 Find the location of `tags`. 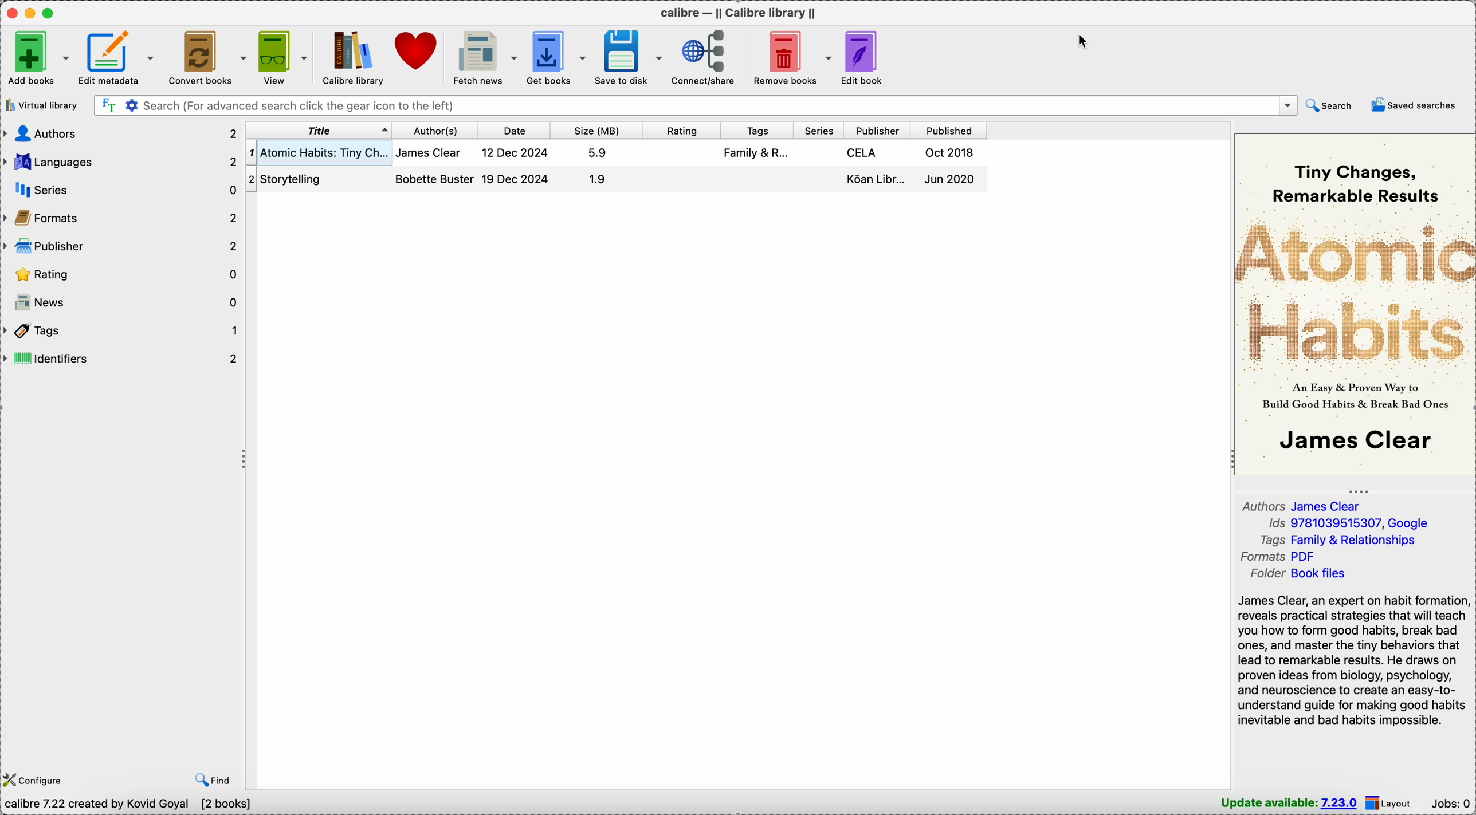

tags is located at coordinates (753, 131).